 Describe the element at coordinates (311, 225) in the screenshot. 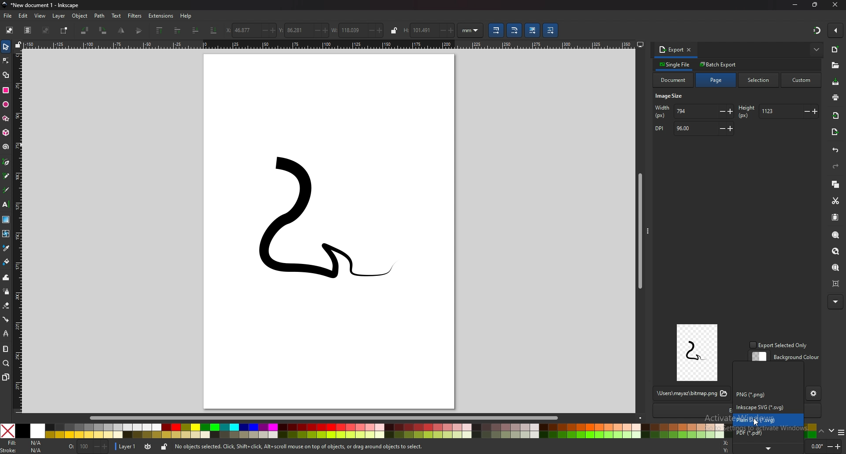

I see `drawing` at that location.